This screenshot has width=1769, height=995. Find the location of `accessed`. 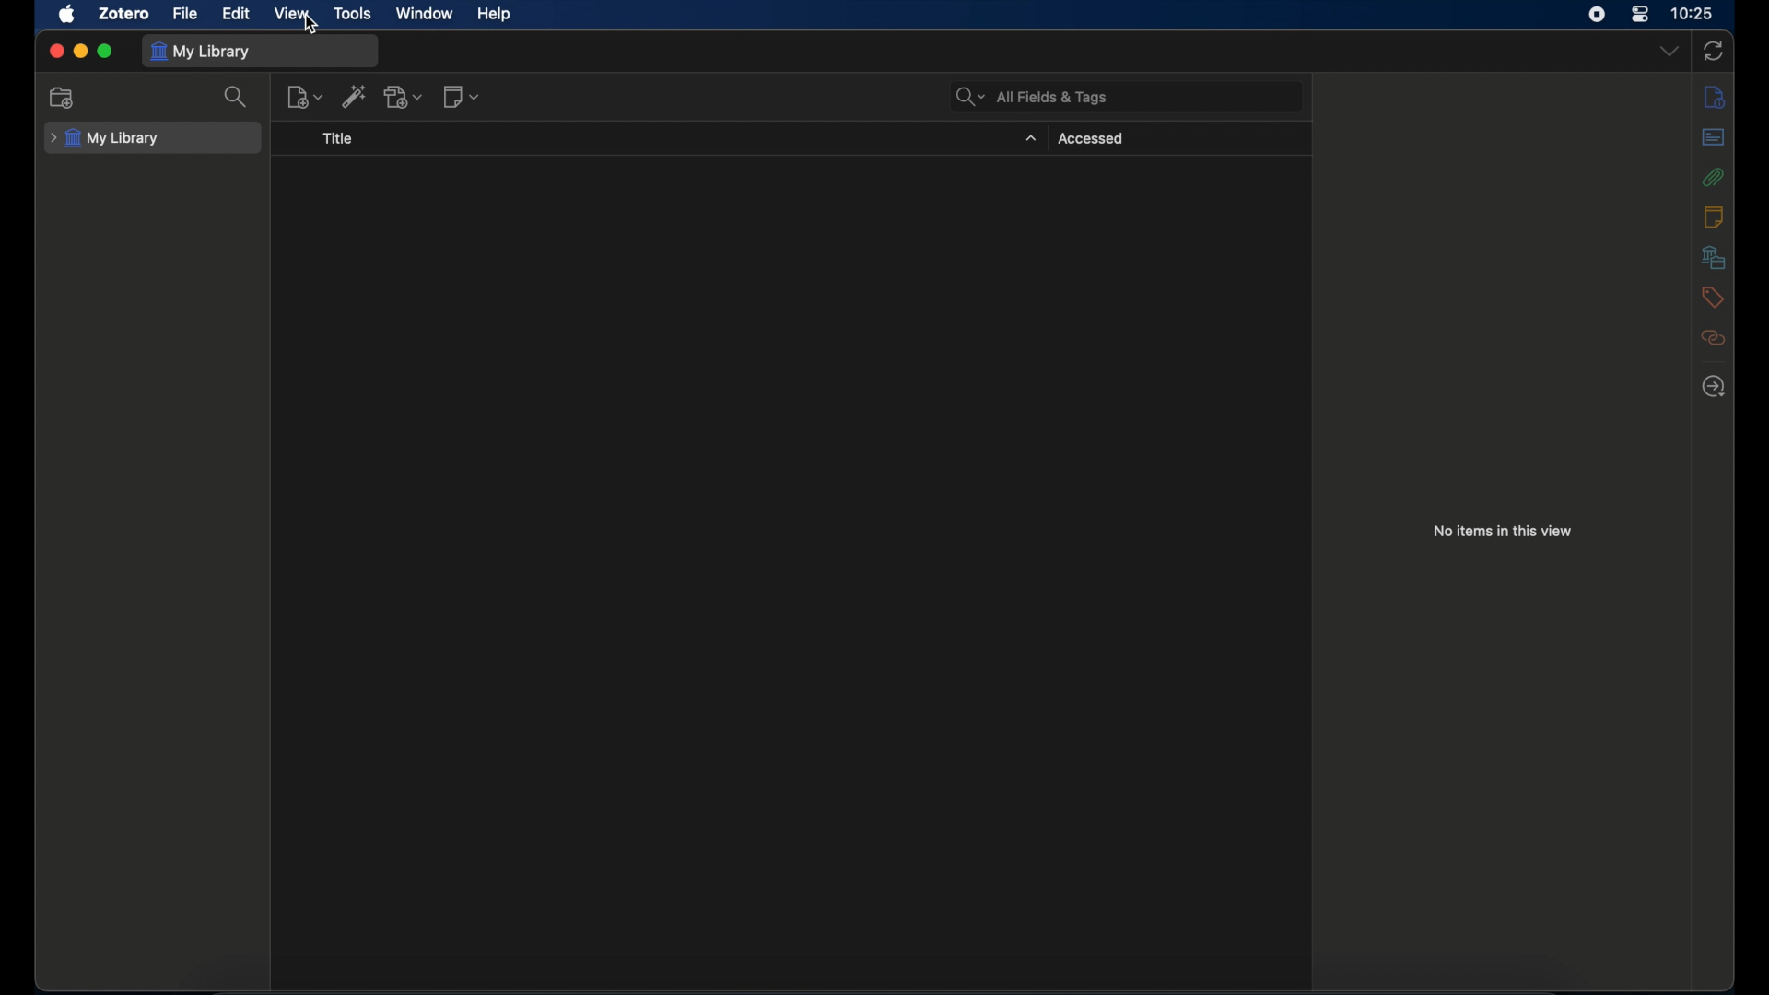

accessed is located at coordinates (1091, 139).